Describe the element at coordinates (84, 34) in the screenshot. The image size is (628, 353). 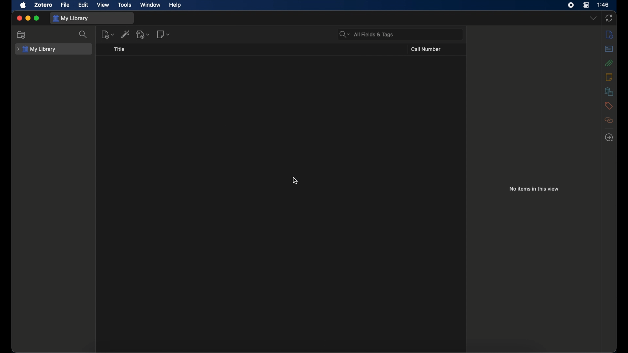
I see `search` at that location.